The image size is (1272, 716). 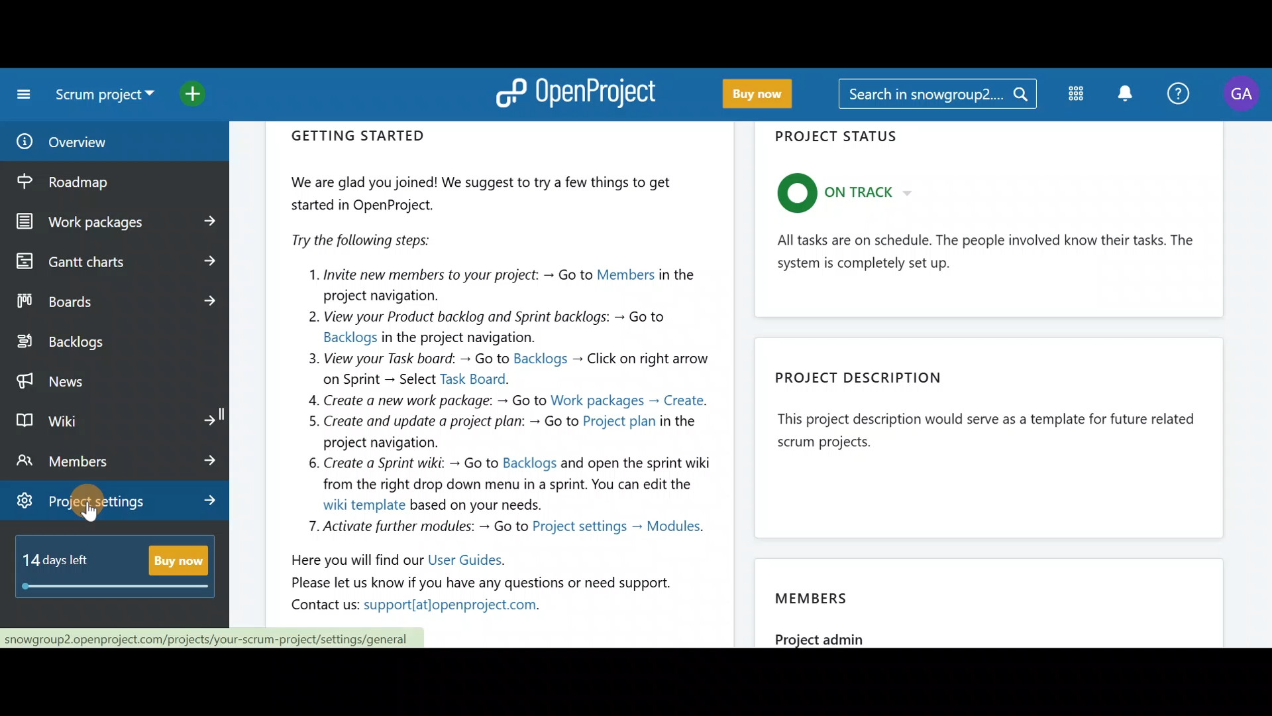 What do you see at coordinates (1181, 91) in the screenshot?
I see `Help` at bounding box center [1181, 91].